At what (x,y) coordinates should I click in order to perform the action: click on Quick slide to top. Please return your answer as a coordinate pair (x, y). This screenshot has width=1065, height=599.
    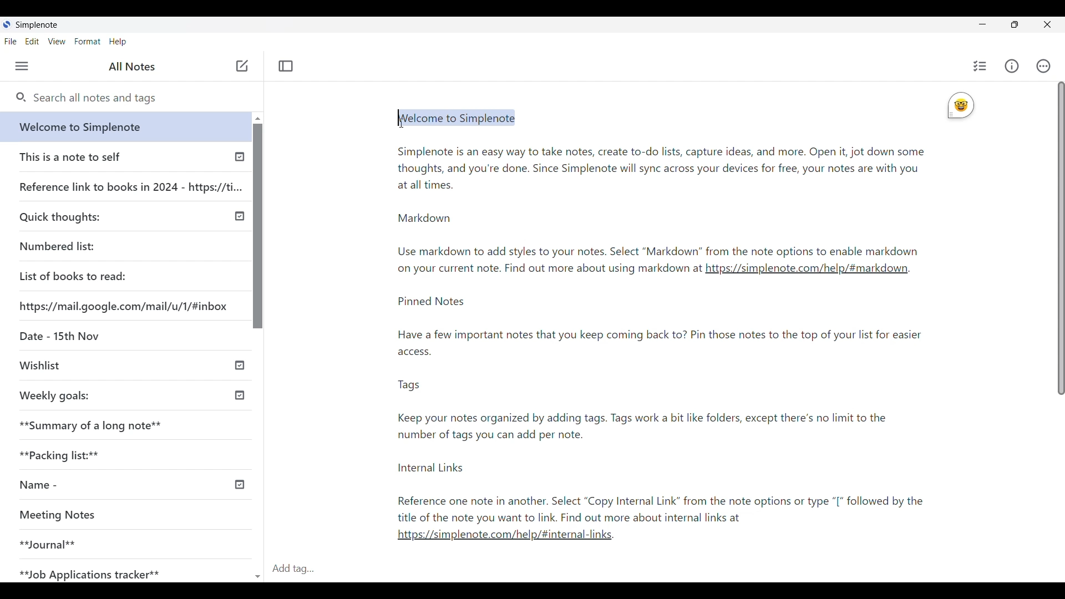
    Looking at the image, I should click on (258, 119).